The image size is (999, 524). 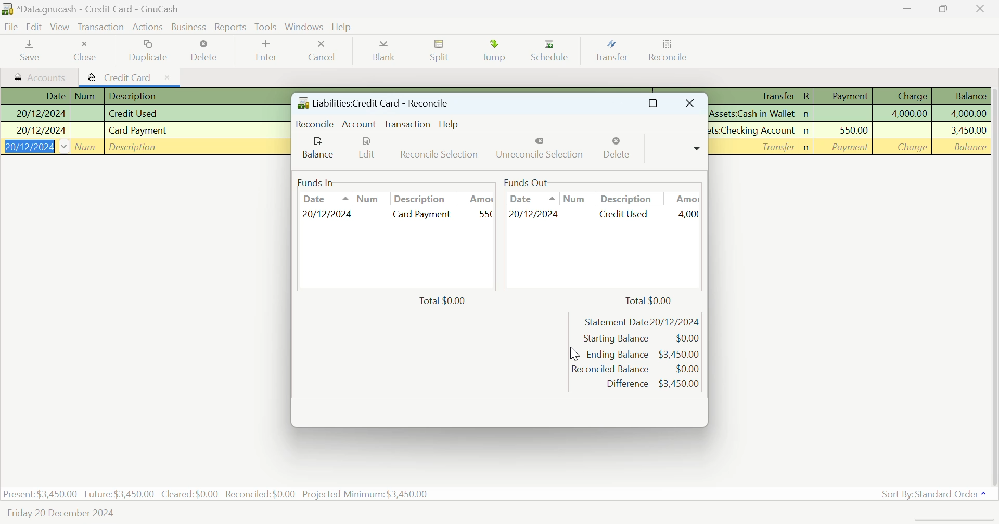 I want to click on Help, so click(x=450, y=124).